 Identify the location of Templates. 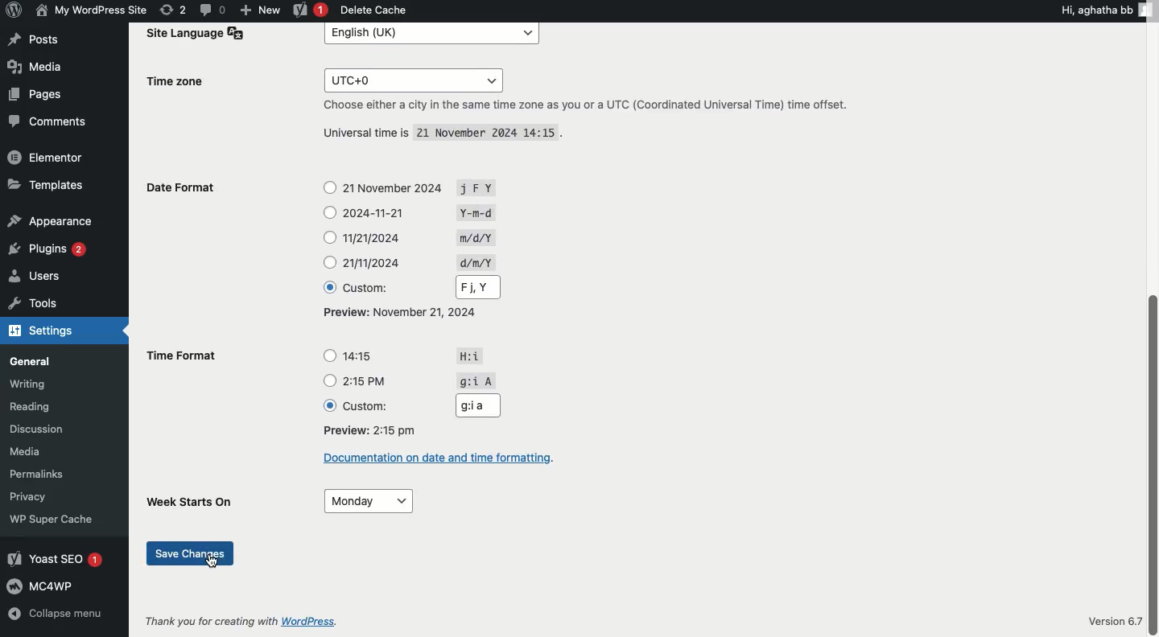
(43, 186).